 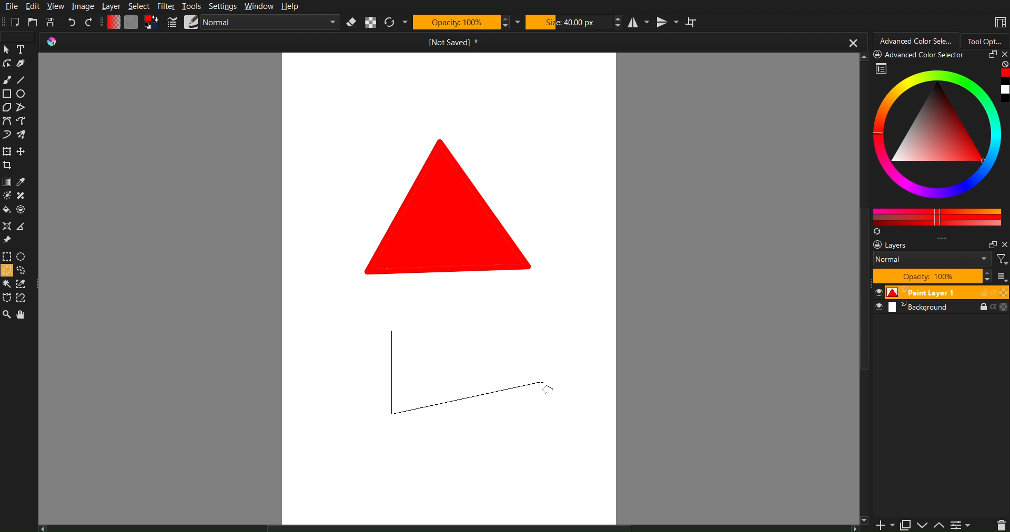 What do you see at coordinates (6, 64) in the screenshot?
I see `Lineart Tools` at bounding box center [6, 64].